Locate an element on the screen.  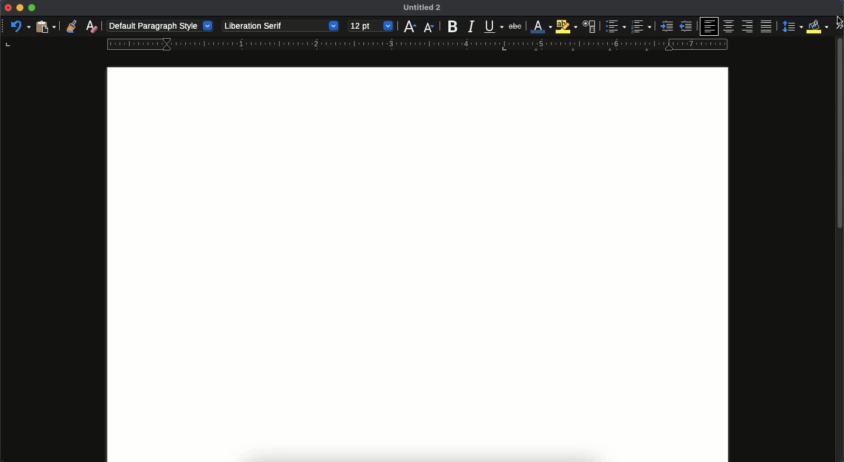
undo is located at coordinates (19, 25).